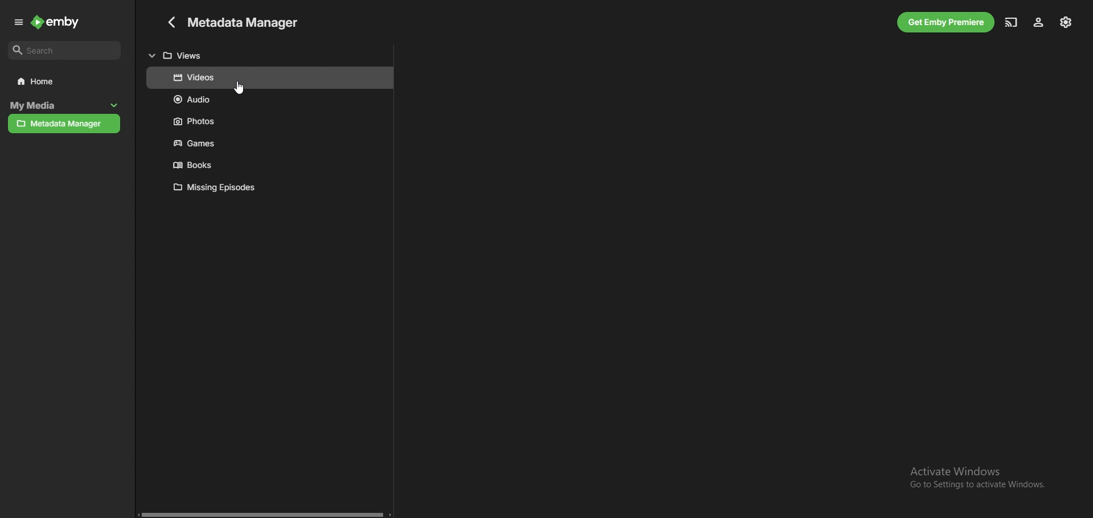 The height and width of the screenshot is (518, 1093). I want to click on missing episodes, so click(269, 187).